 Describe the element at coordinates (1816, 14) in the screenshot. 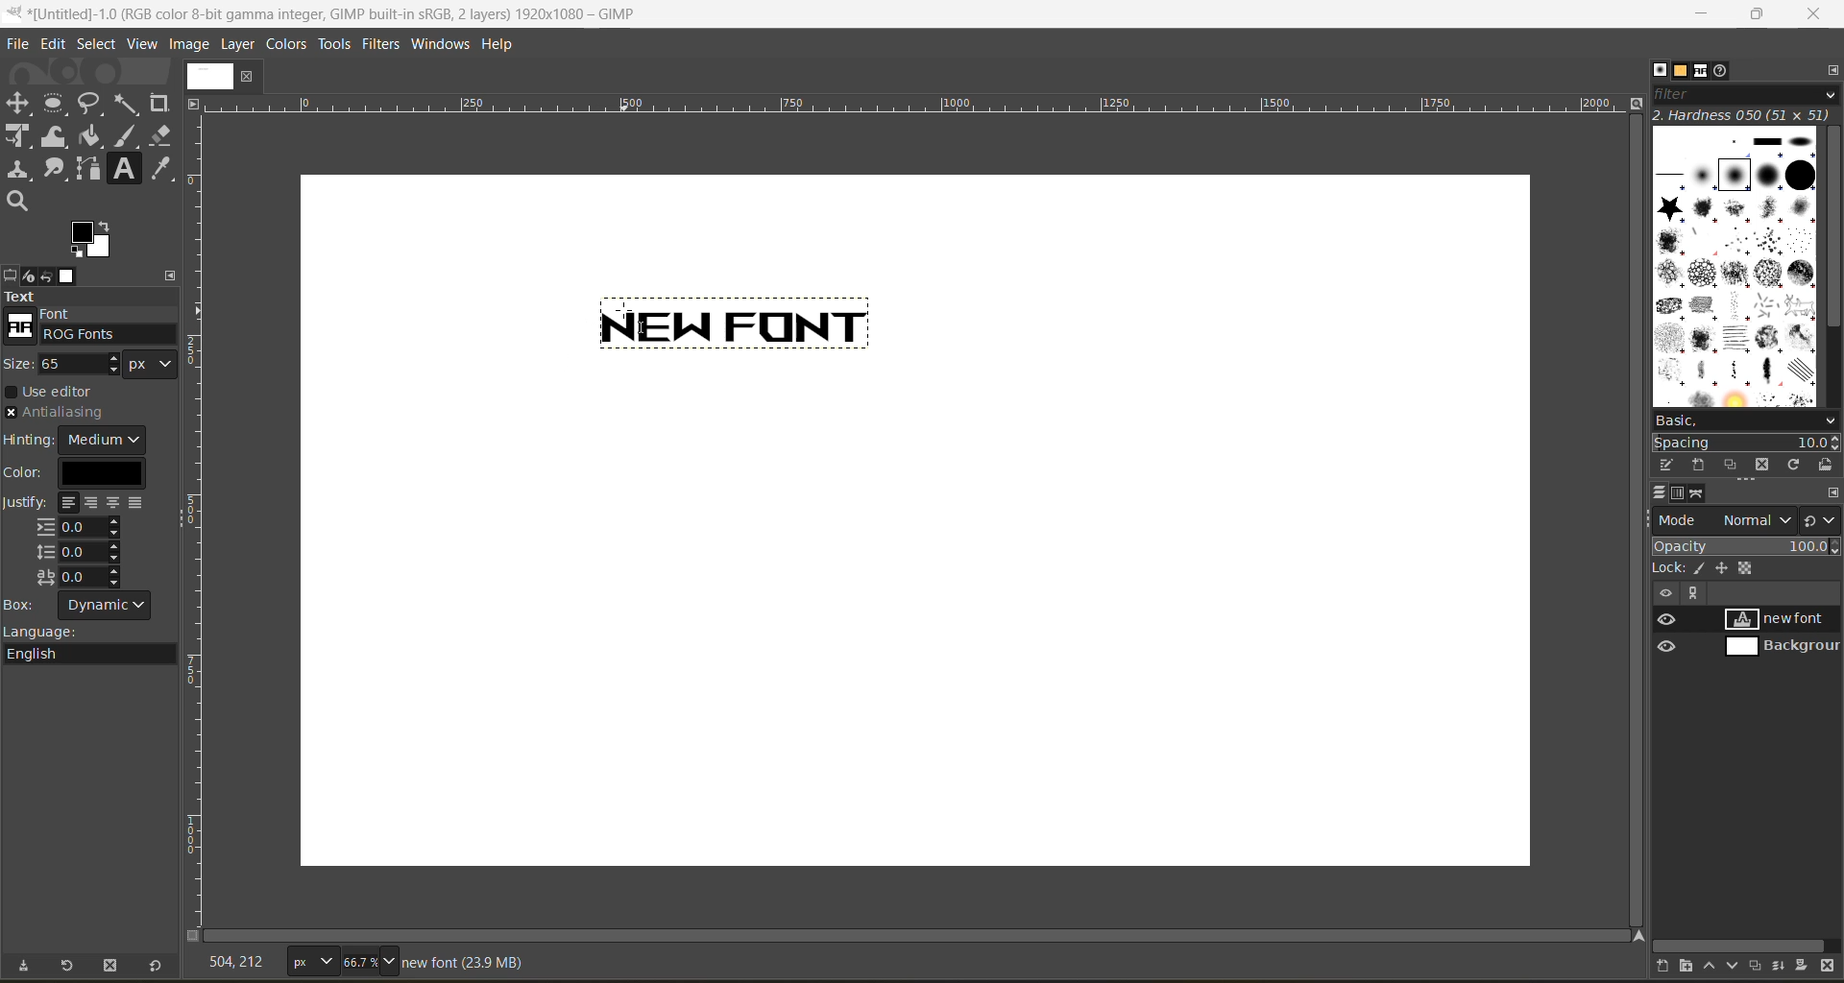

I see `close` at that location.